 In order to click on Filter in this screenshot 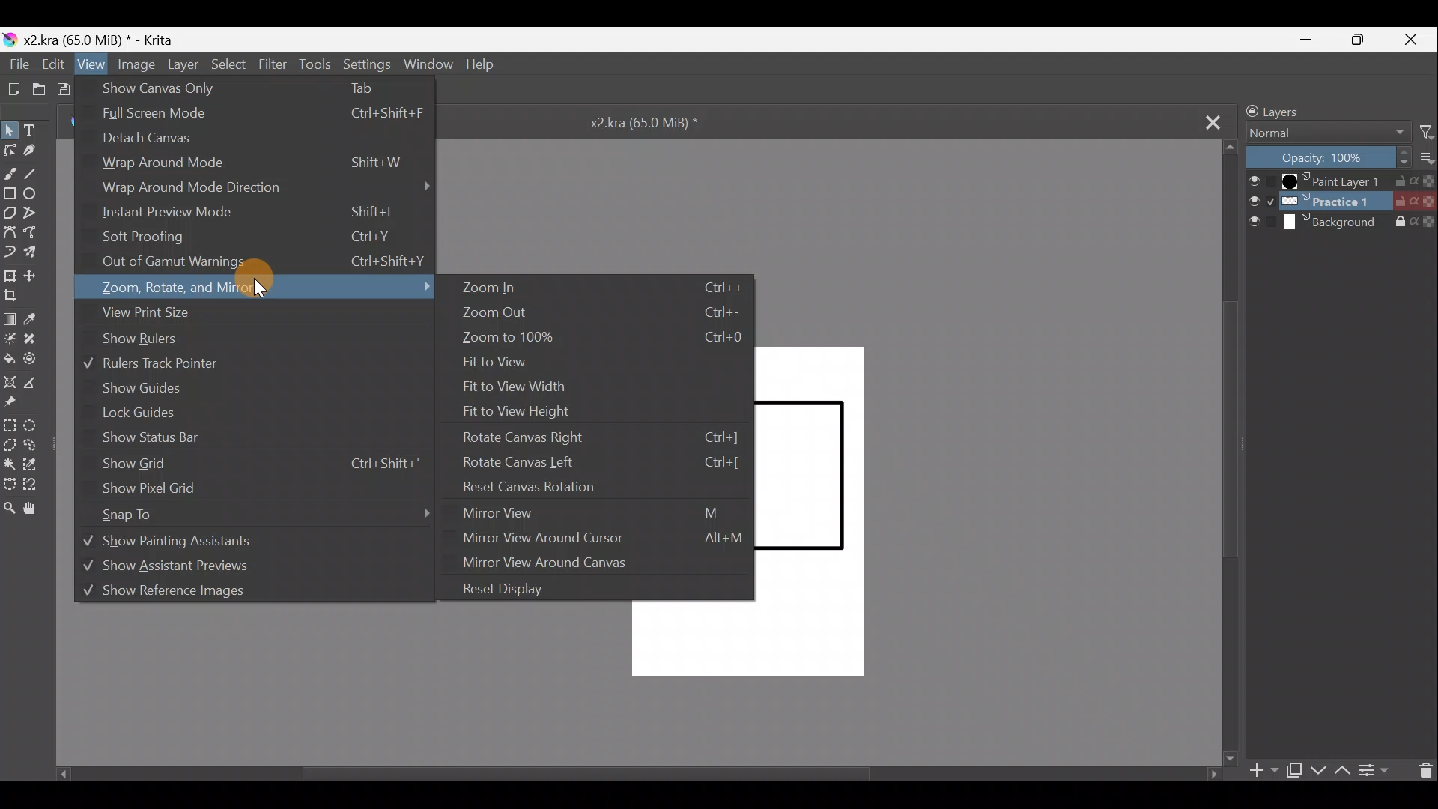, I will do `click(1428, 131)`.